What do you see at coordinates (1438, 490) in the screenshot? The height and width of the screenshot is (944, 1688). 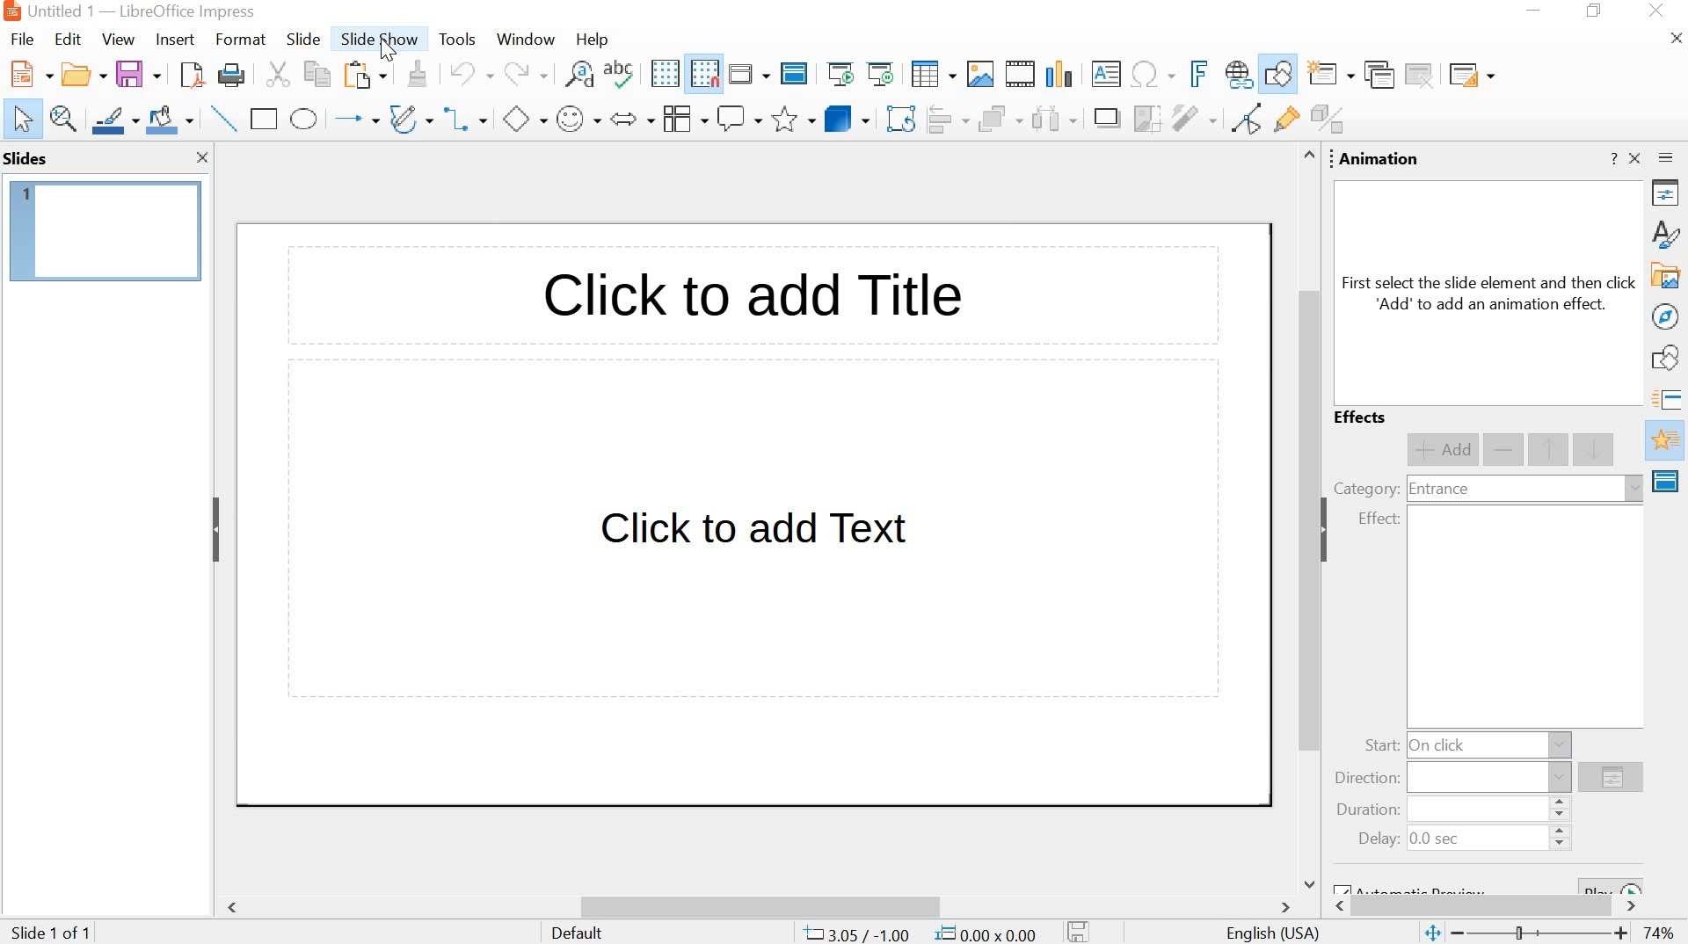 I see `entrance` at bounding box center [1438, 490].